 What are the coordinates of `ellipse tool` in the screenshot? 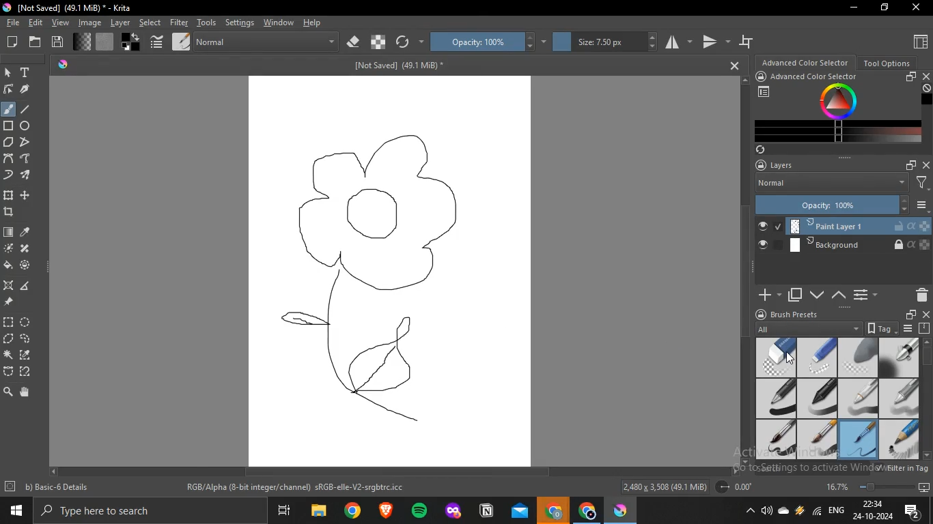 It's located at (26, 126).